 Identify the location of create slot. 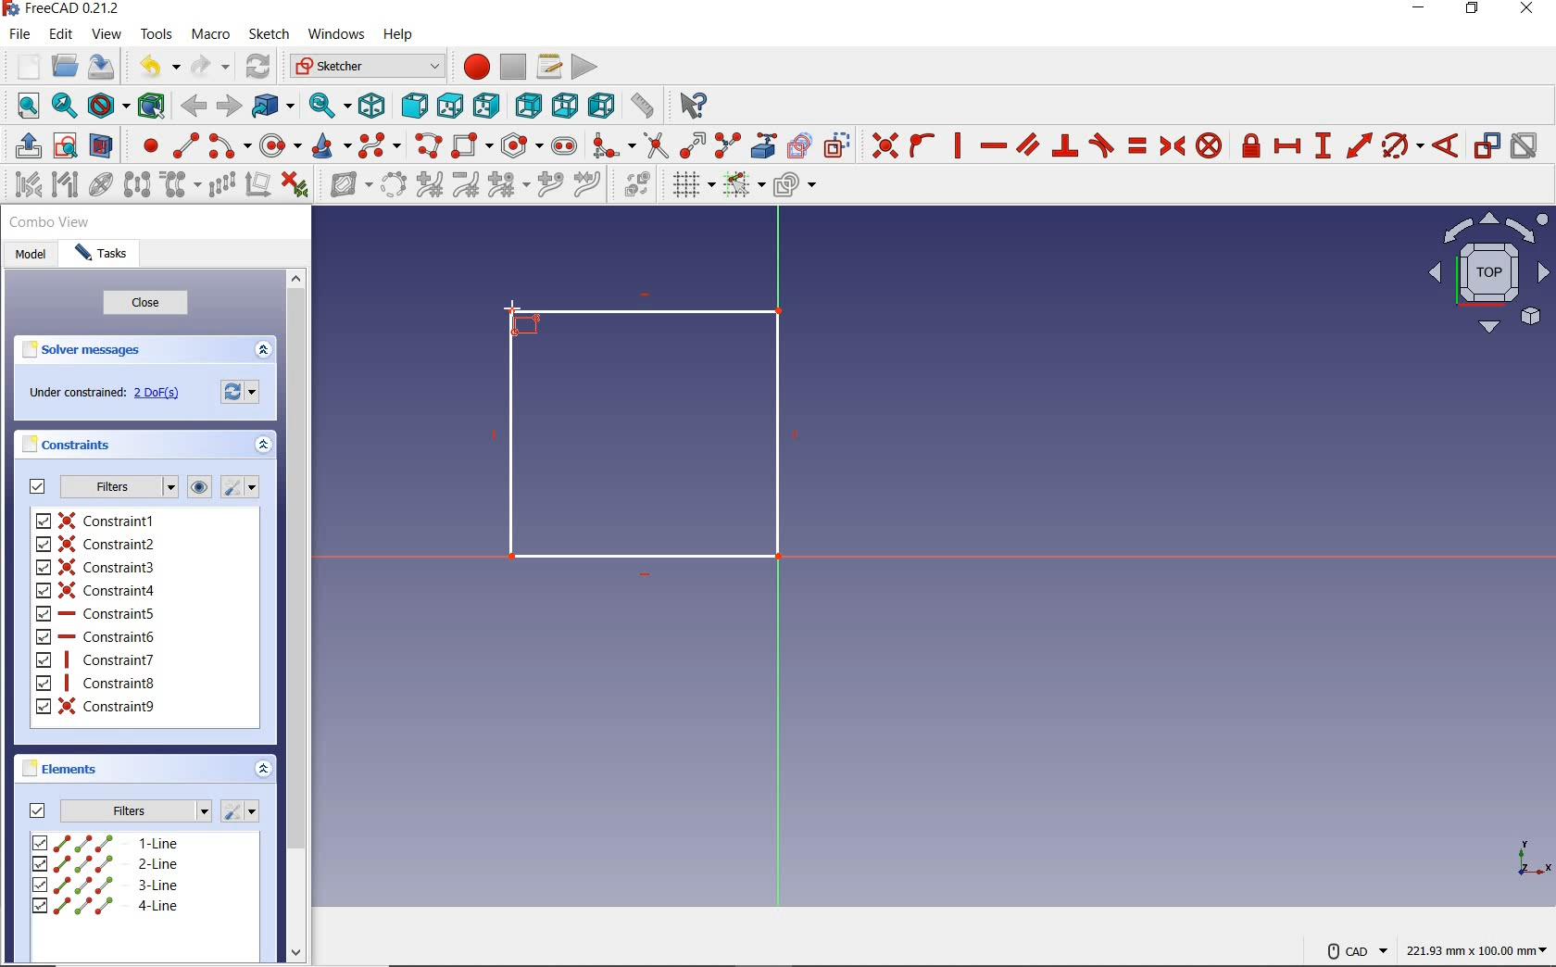
(565, 144).